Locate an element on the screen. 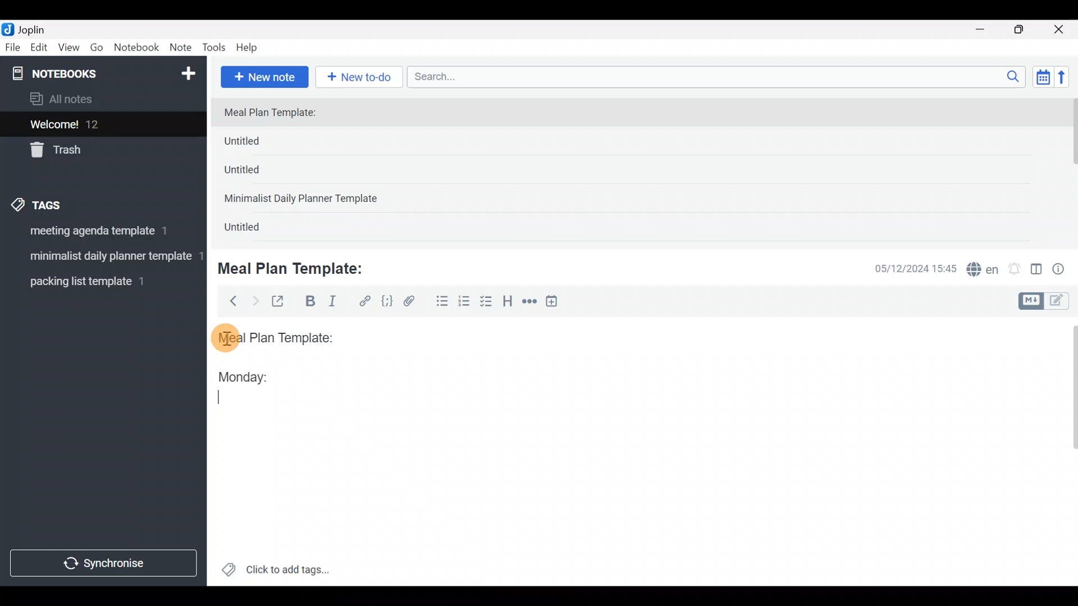 This screenshot has width=1078, height=606. Note properties is located at coordinates (1063, 270).